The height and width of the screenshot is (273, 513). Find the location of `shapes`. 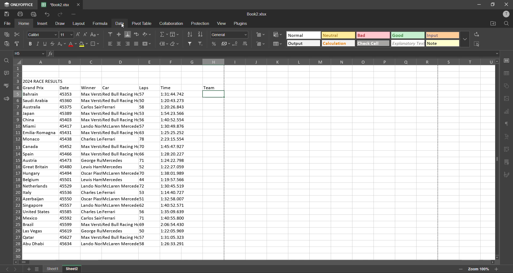

shapes is located at coordinates (507, 86).